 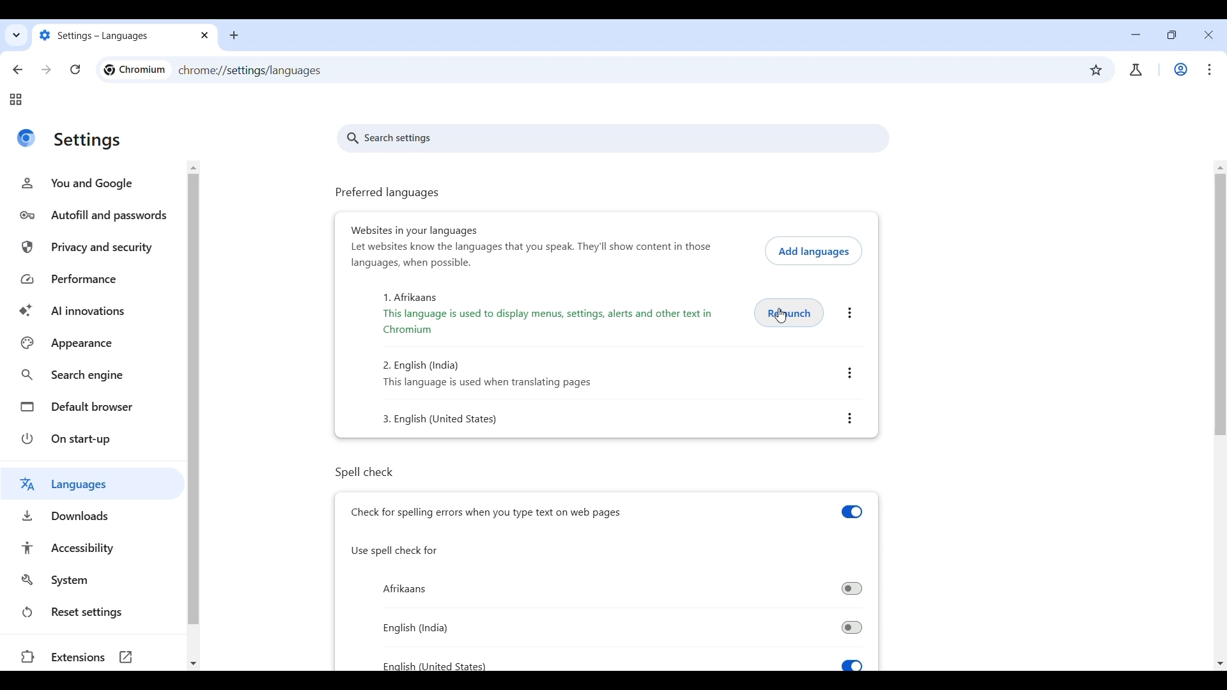 What do you see at coordinates (75, 70) in the screenshot?
I see `Reload page` at bounding box center [75, 70].